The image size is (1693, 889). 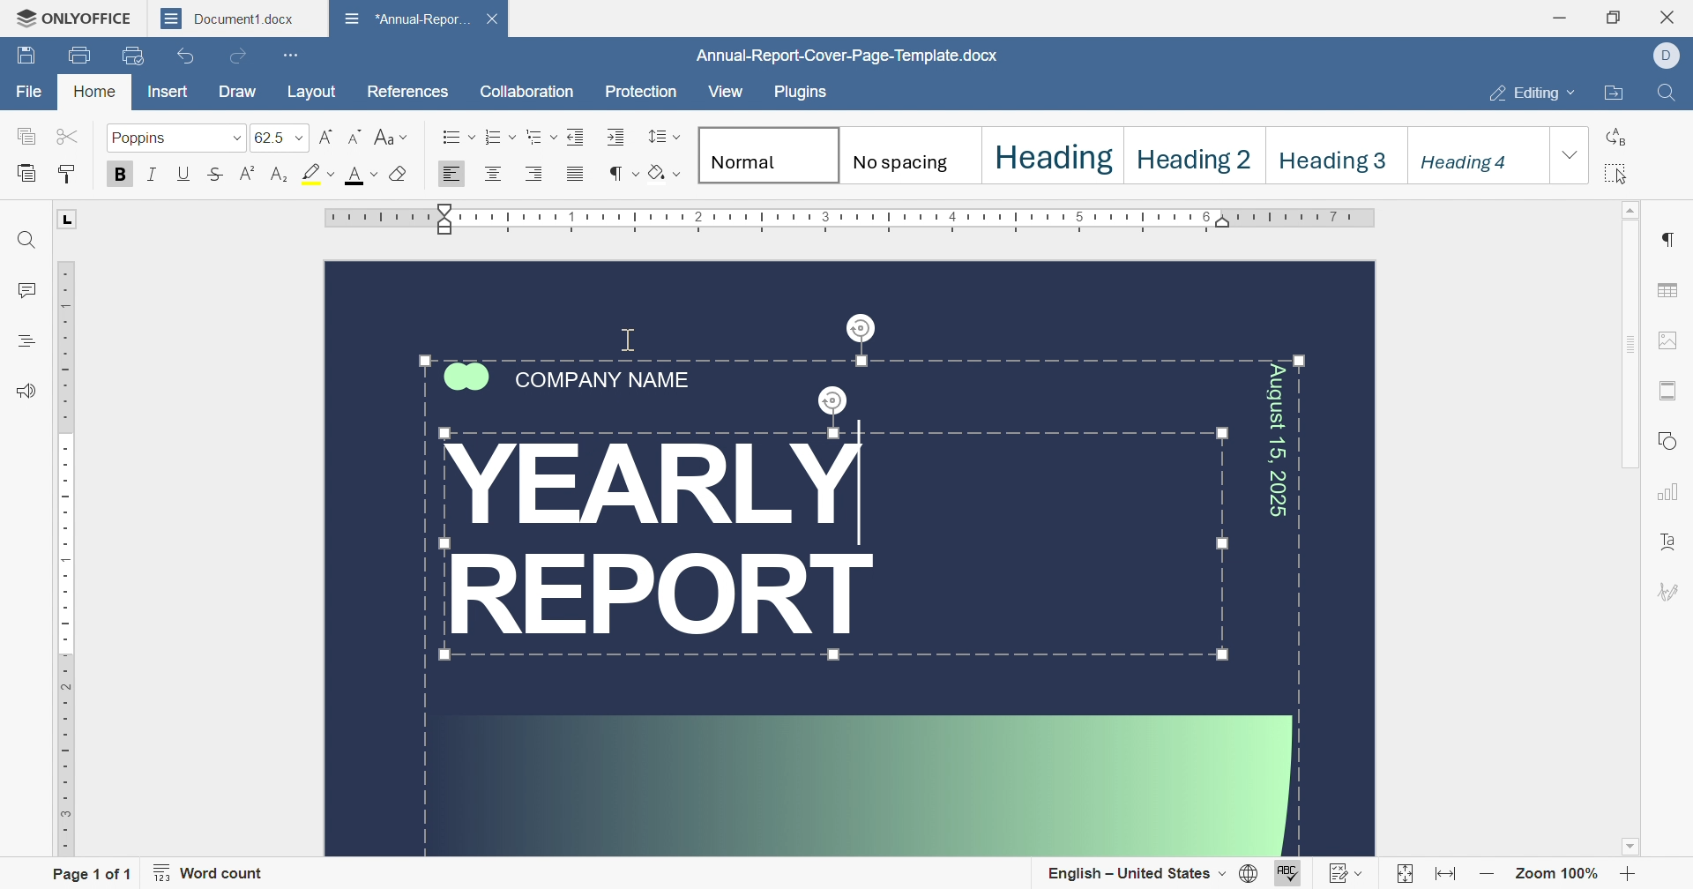 I want to click on decrease indent, so click(x=574, y=135).